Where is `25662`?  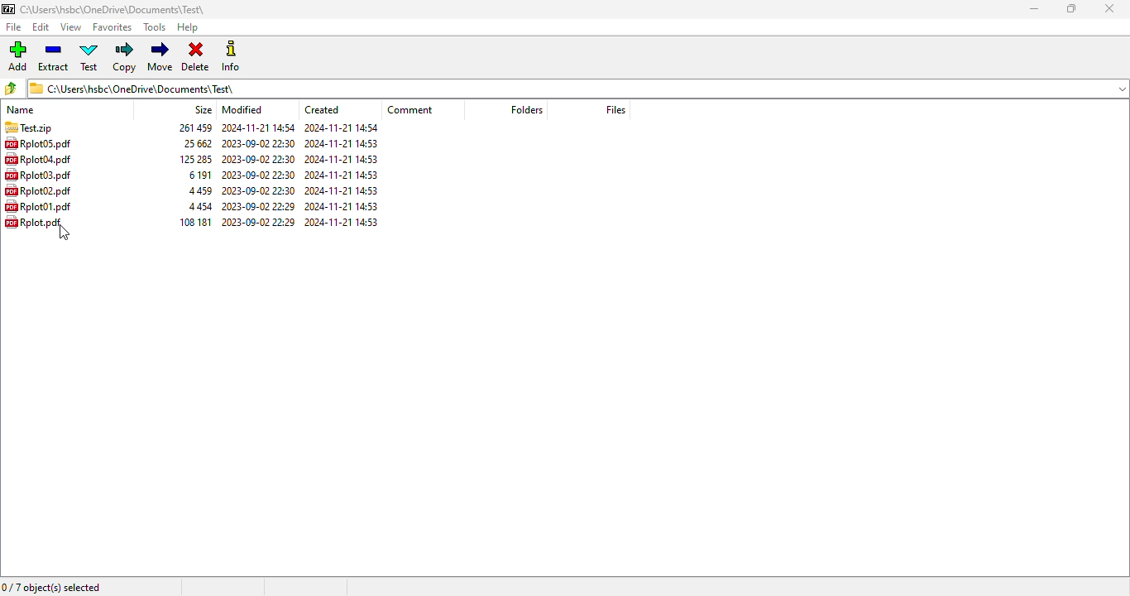 25662 is located at coordinates (191, 143).